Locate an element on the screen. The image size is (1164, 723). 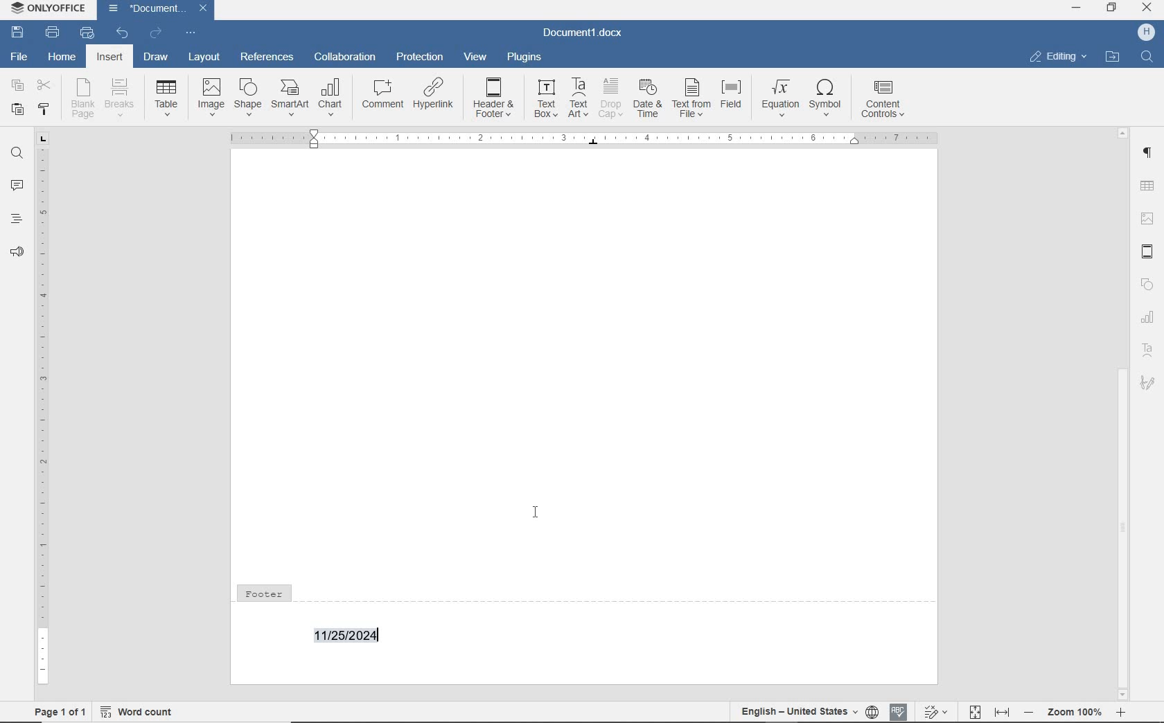
English - United States is located at coordinates (794, 709).